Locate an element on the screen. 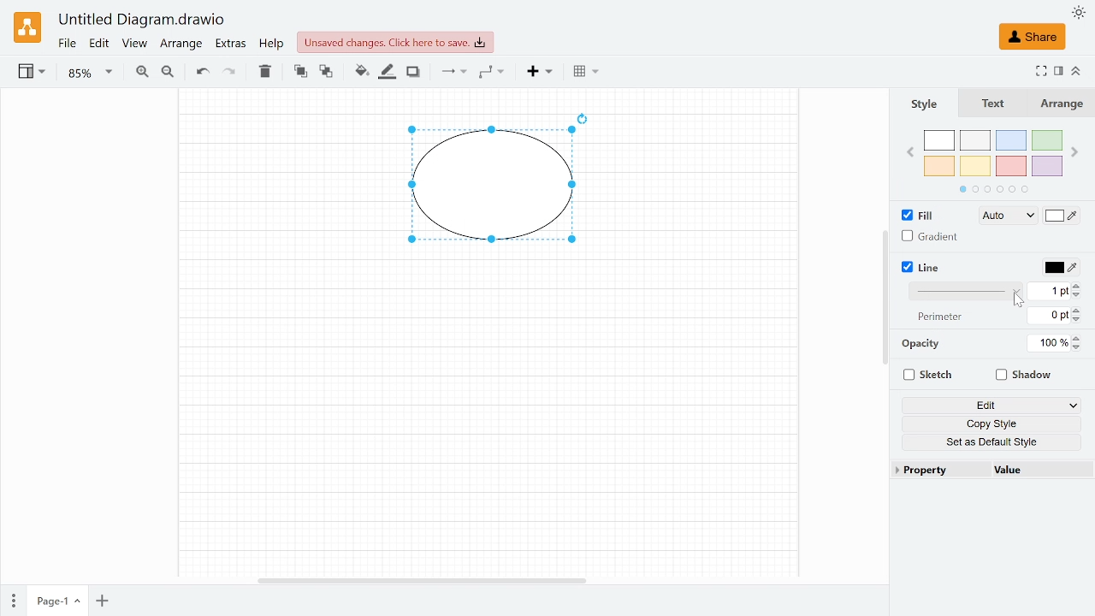 Image resolution: width=1095 pixels, height=616 pixels. Color pallet is located at coordinates (994, 161).